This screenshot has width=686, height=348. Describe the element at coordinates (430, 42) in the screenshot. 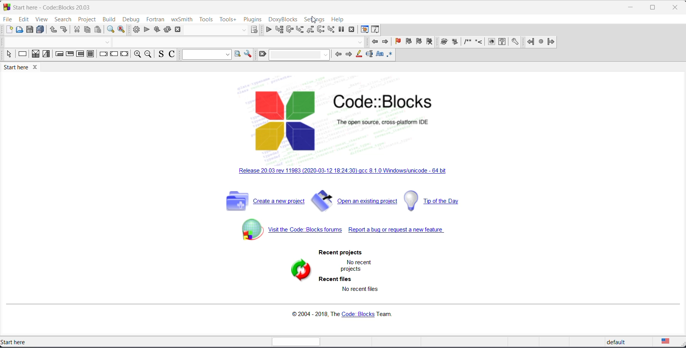

I see `remove bookmark` at that location.